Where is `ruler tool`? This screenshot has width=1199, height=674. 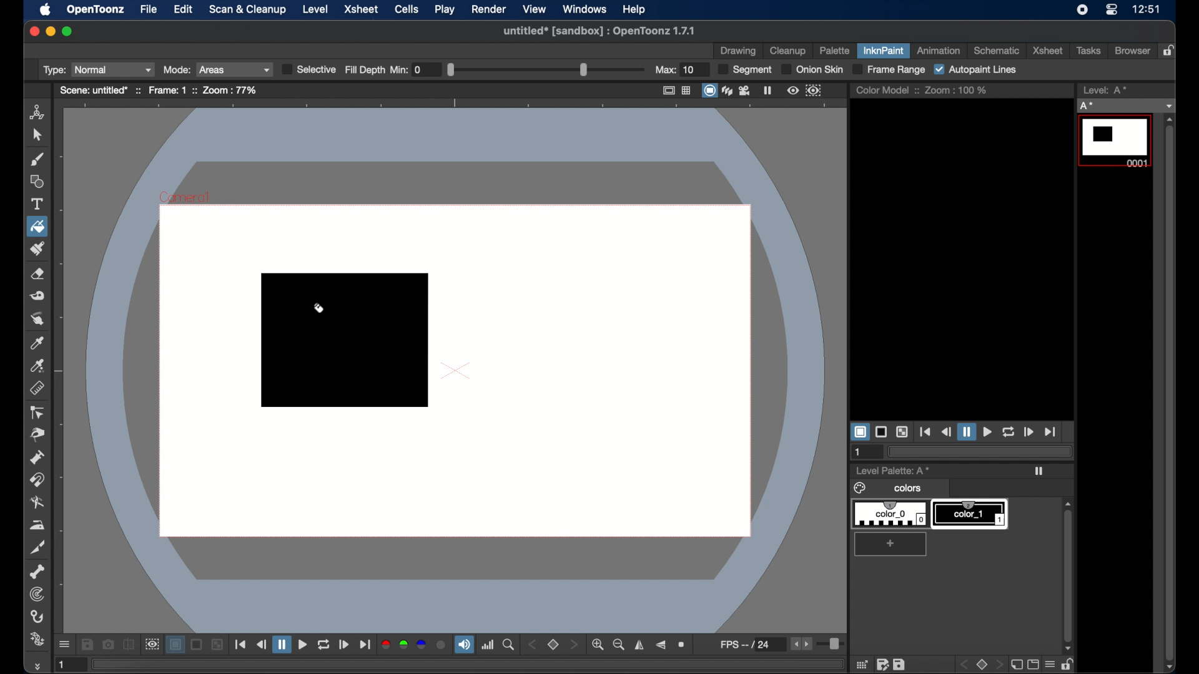
ruler tool is located at coordinates (37, 388).